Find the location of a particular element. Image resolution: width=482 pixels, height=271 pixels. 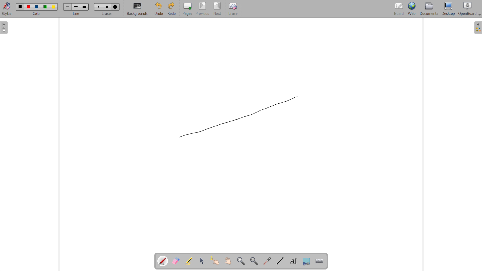

line width size is located at coordinates (84, 7).